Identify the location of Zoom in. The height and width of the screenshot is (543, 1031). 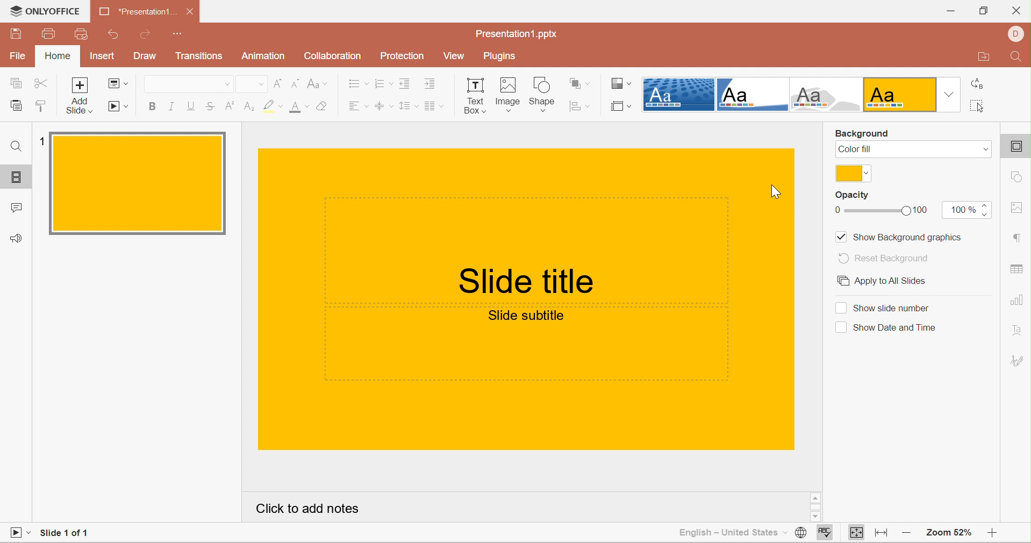
(991, 535).